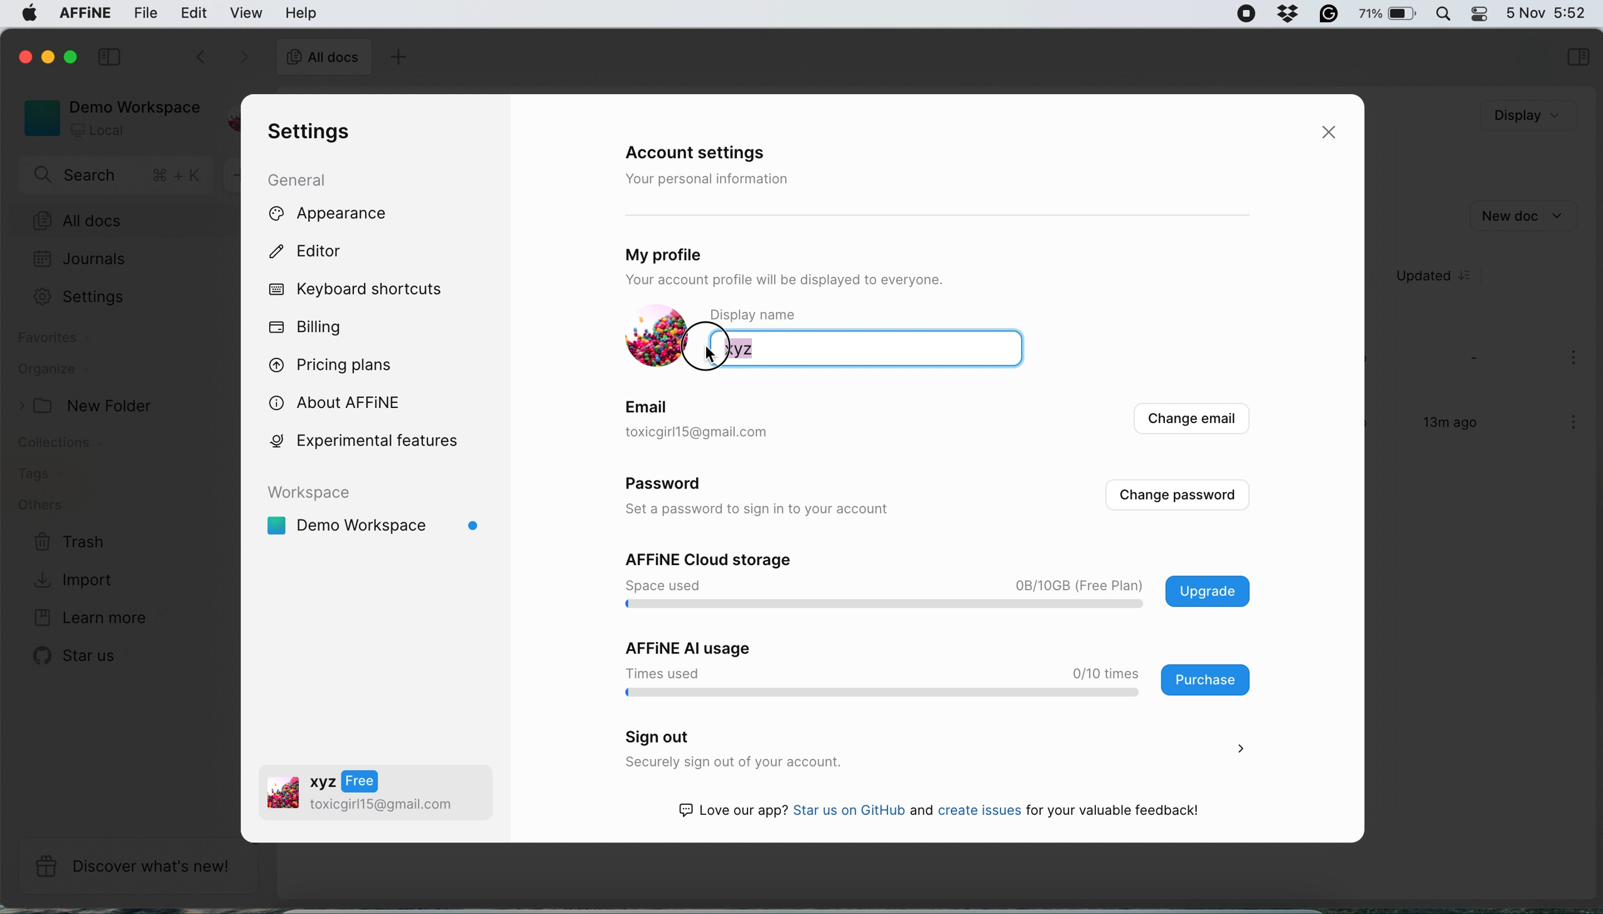  What do you see at coordinates (396, 59) in the screenshot?
I see `add doc` at bounding box center [396, 59].